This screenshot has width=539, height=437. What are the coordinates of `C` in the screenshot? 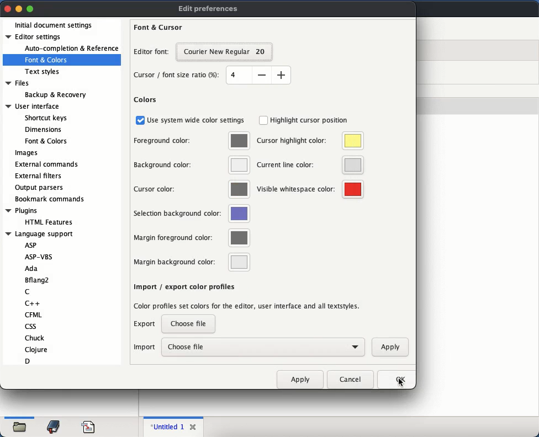 It's located at (28, 291).